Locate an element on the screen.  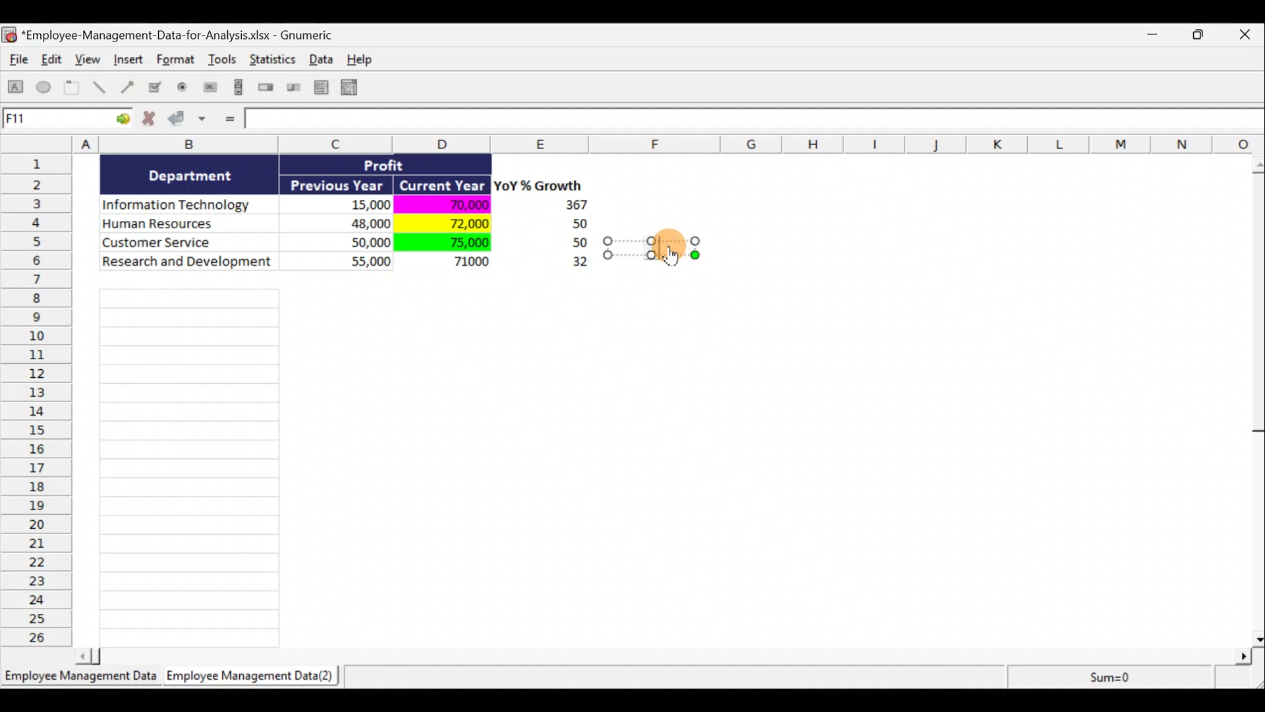
Statistics is located at coordinates (274, 63).